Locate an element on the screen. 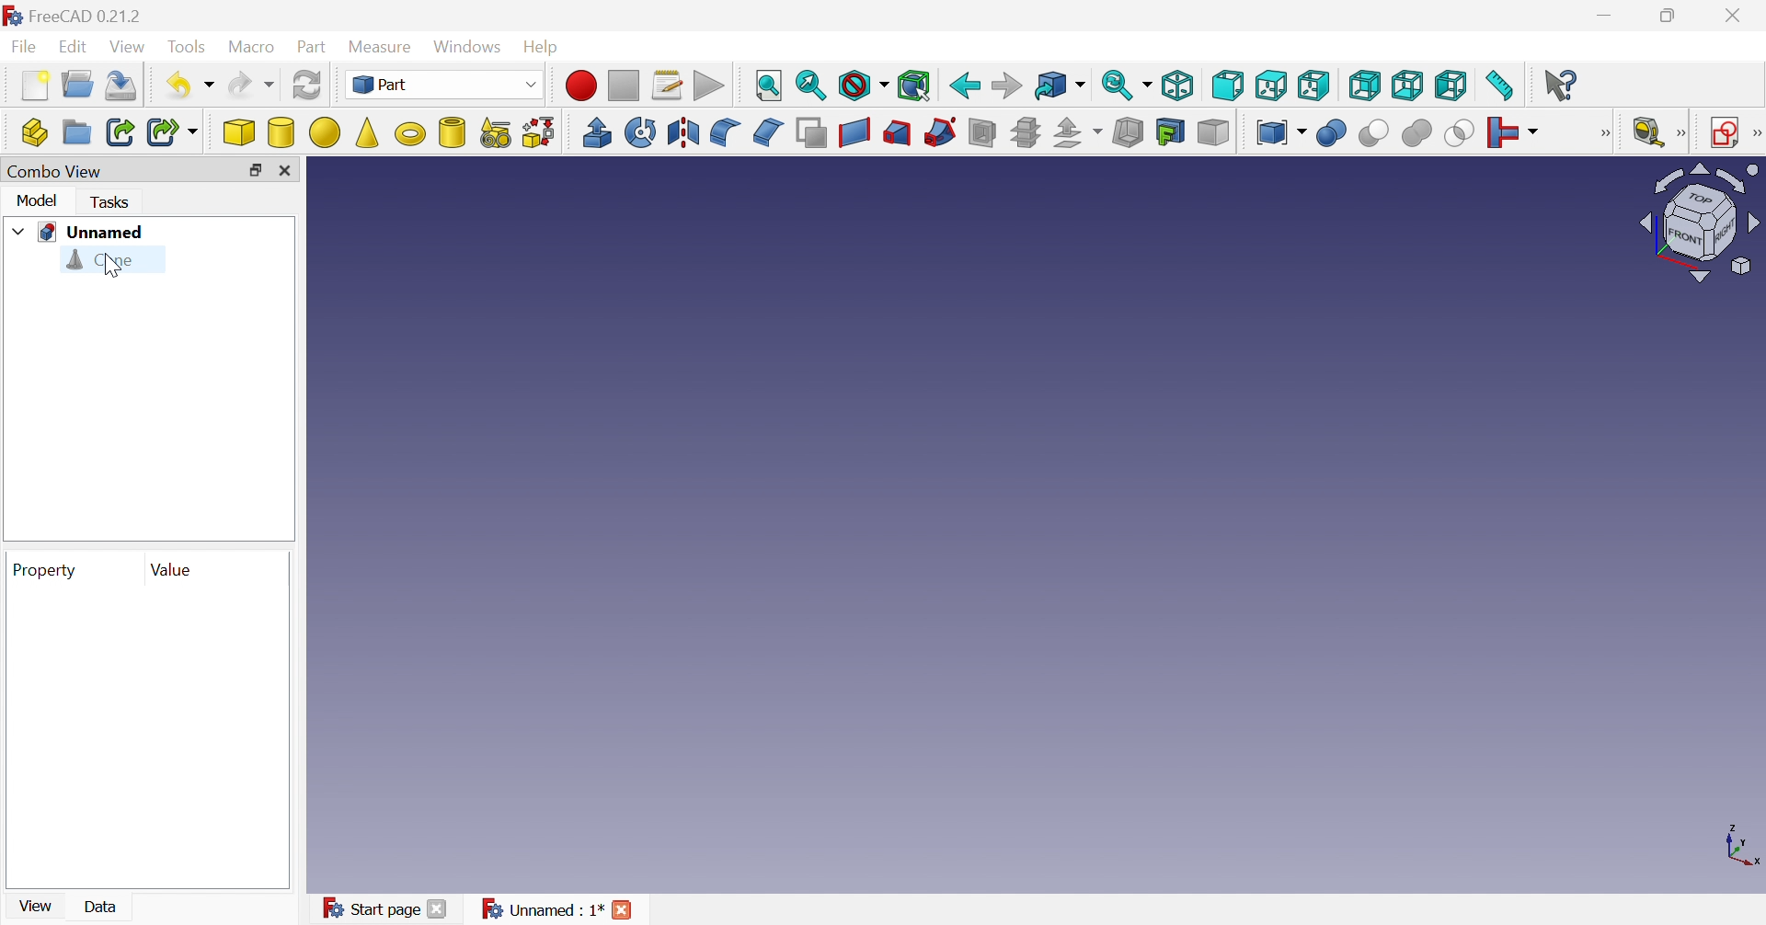 The width and height of the screenshot is (1766, 925). Join objects is located at coordinates (1517, 131).